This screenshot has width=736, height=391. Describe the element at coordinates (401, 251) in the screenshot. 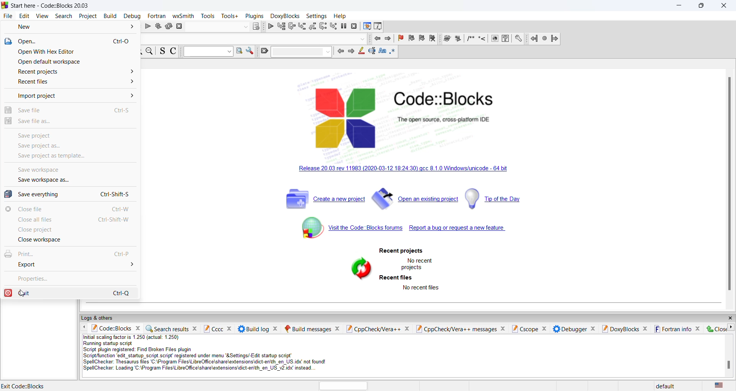

I see `recent project ` at that location.